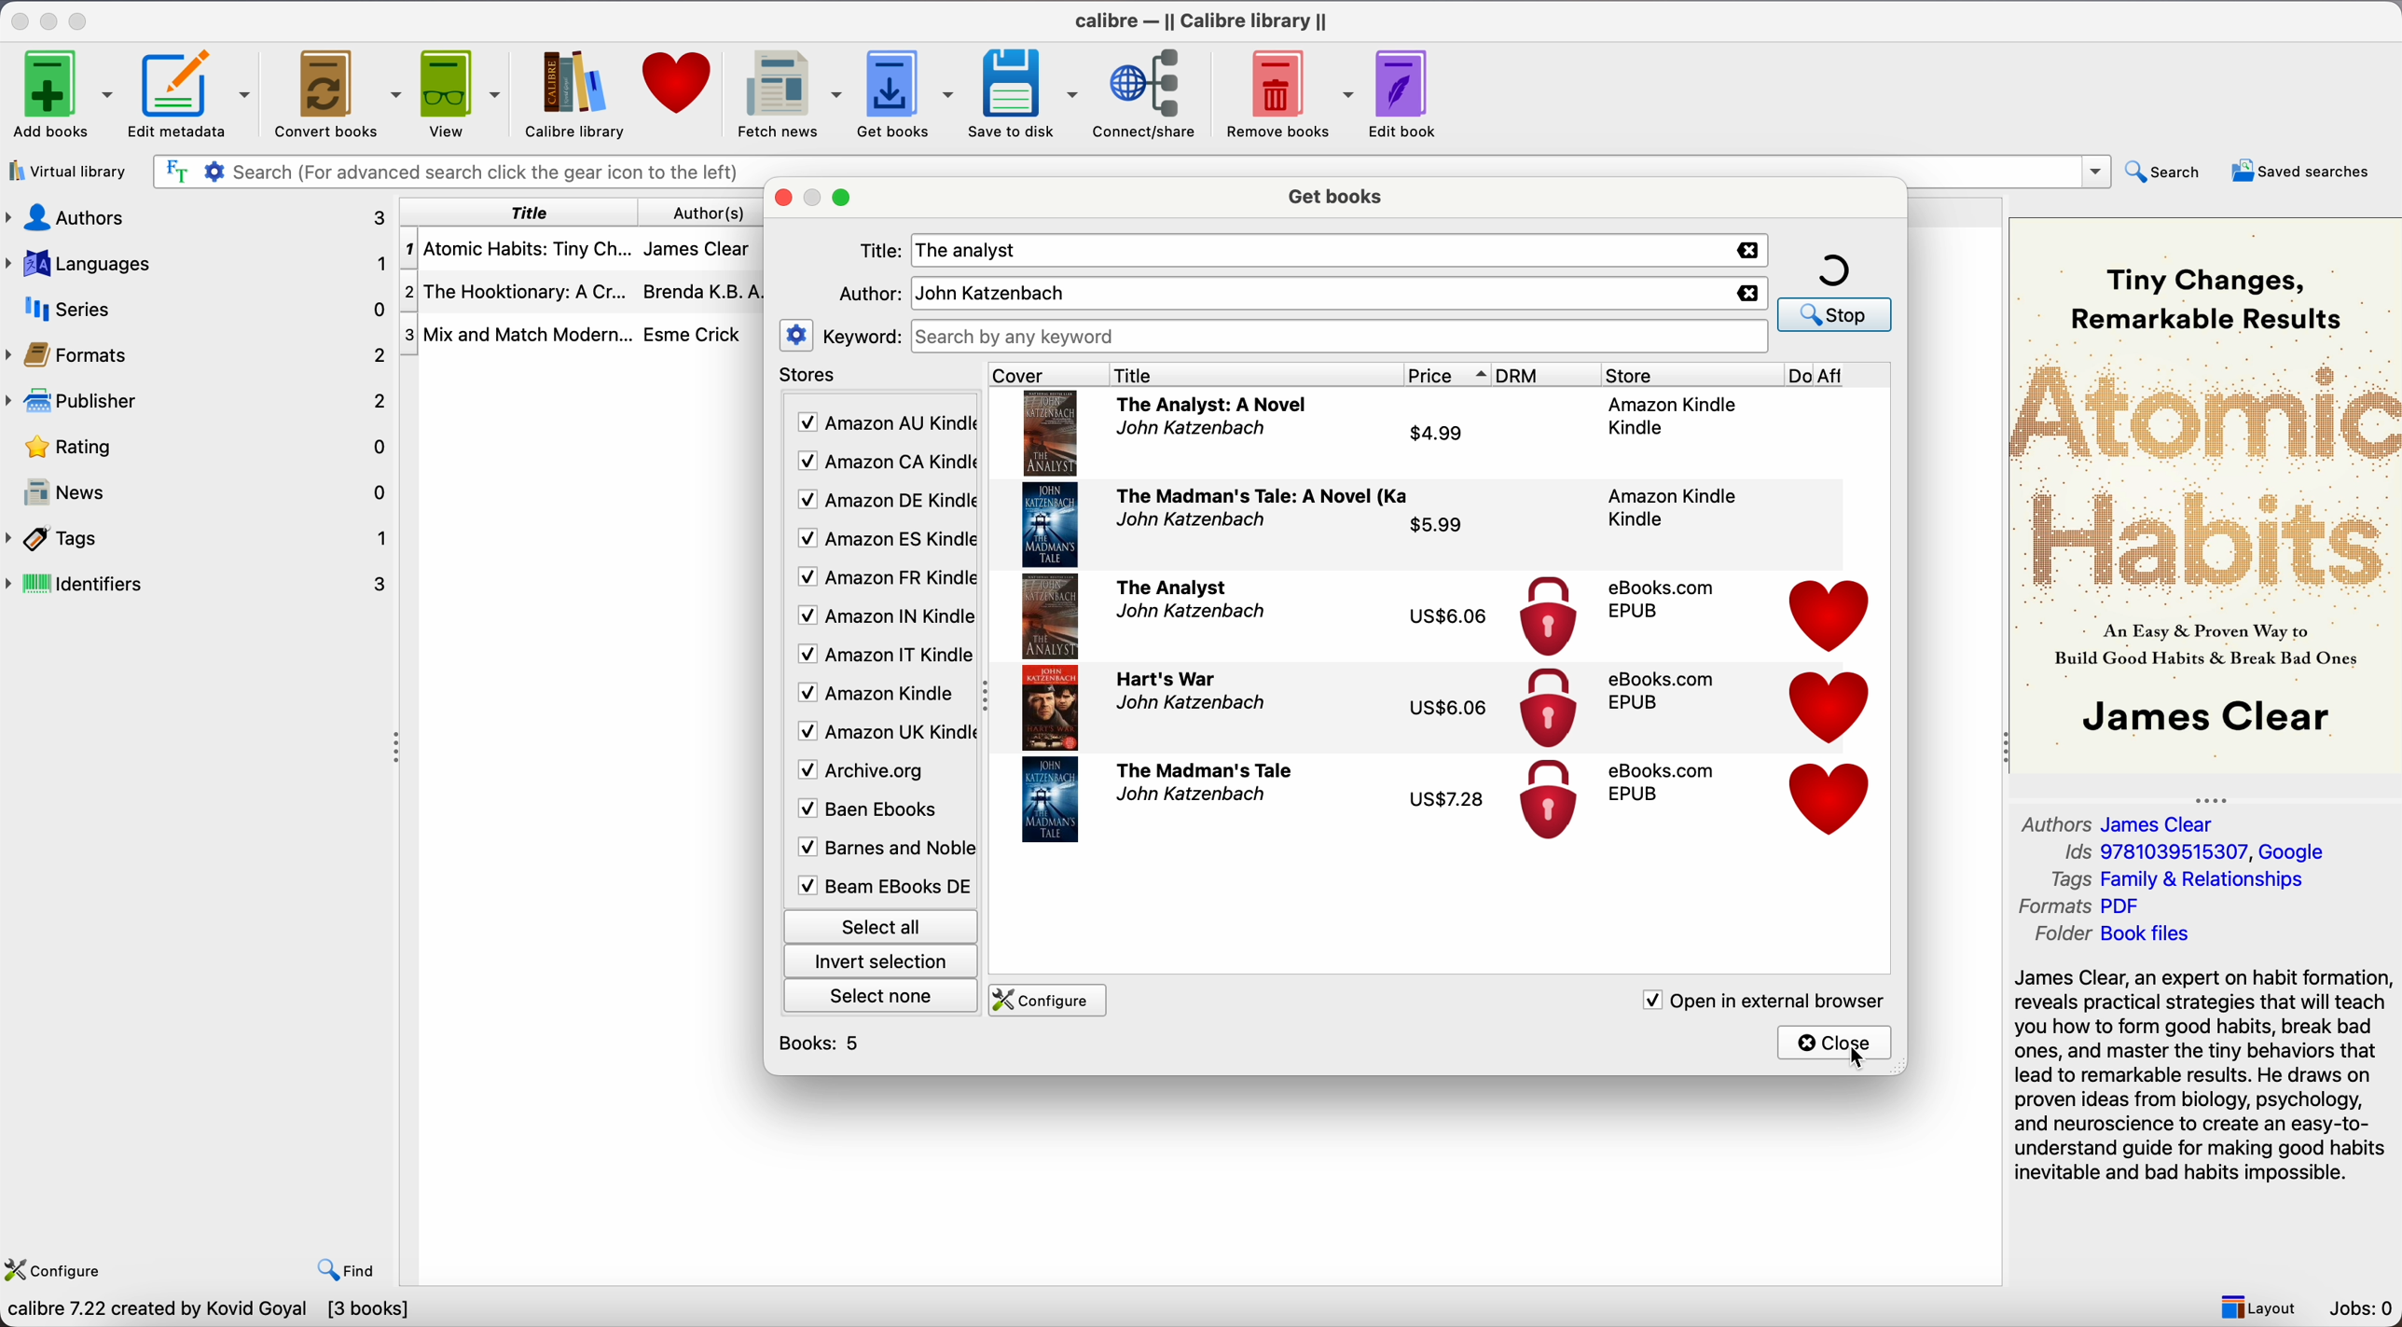 This screenshot has height=1327, width=2402. What do you see at coordinates (2205, 1075) in the screenshot?
I see `synopsis` at bounding box center [2205, 1075].